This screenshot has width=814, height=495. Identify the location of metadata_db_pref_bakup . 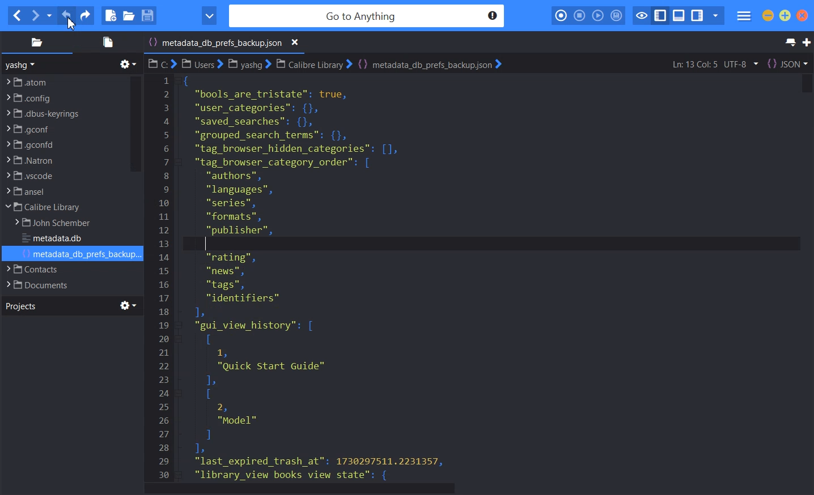
(330, 276).